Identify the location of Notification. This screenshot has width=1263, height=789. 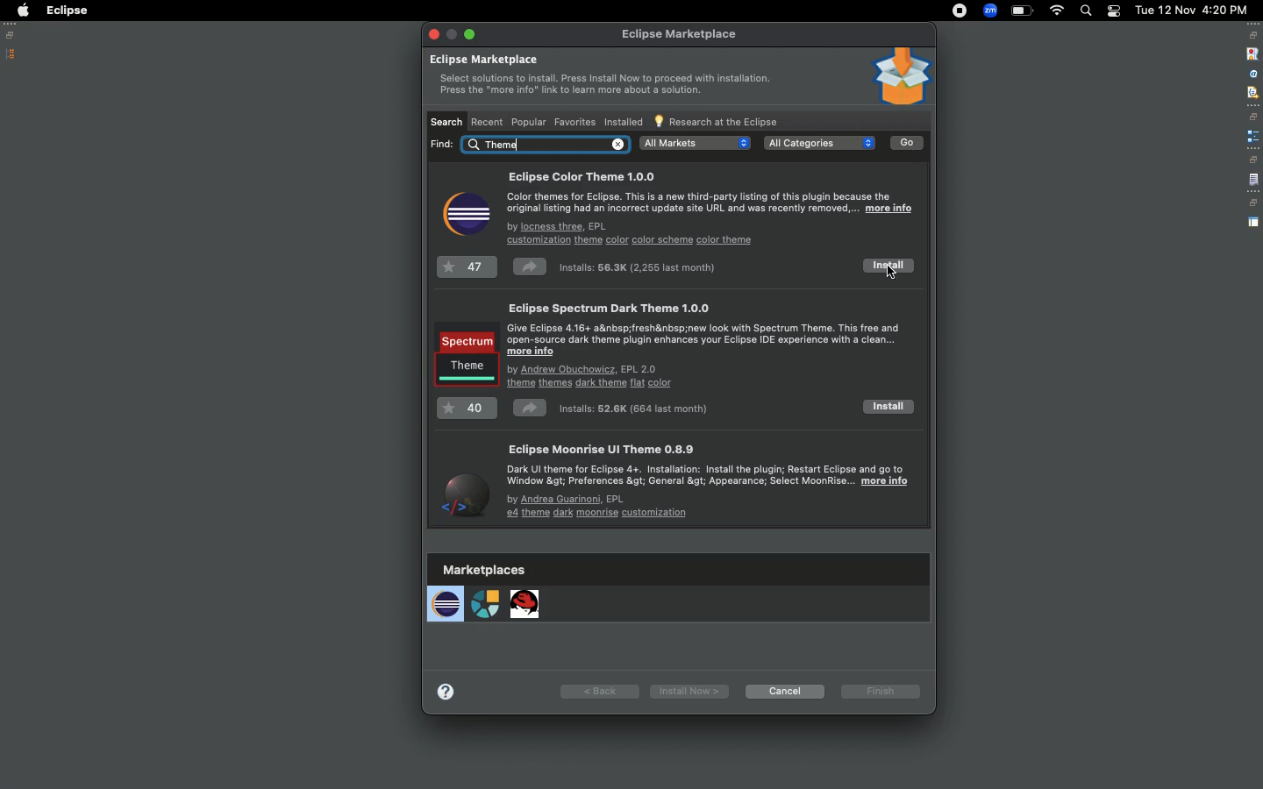
(1113, 11).